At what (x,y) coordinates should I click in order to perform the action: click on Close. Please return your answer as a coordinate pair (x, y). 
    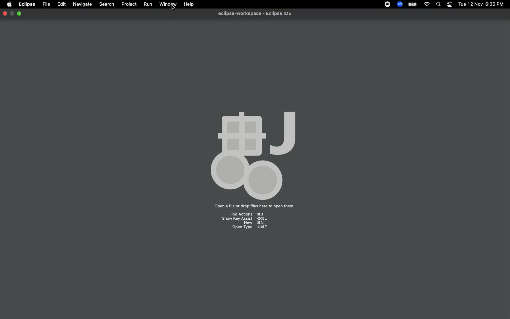
    Looking at the image, I should click on (4, 14).